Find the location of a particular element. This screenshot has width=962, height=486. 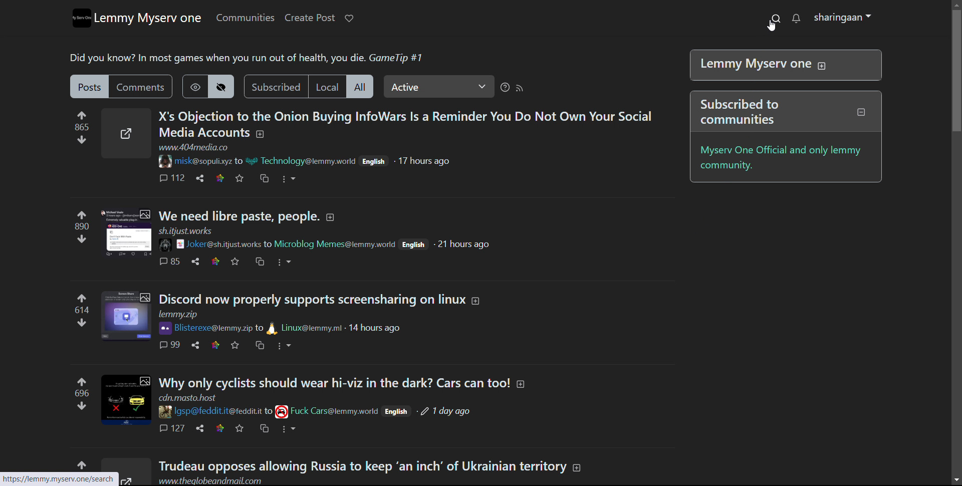

more is located at coordinates (285, 346).